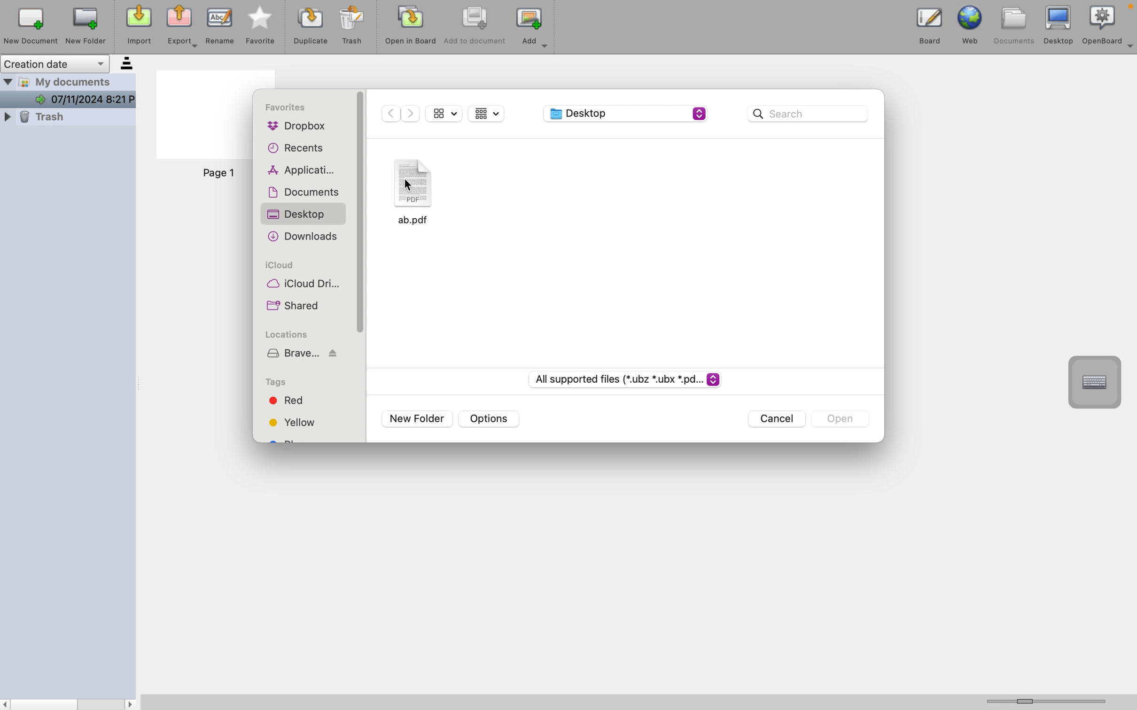  What do you see at coordinates (422, 192) in the screenshot?
I see `document` at bounding box center [422, 192].